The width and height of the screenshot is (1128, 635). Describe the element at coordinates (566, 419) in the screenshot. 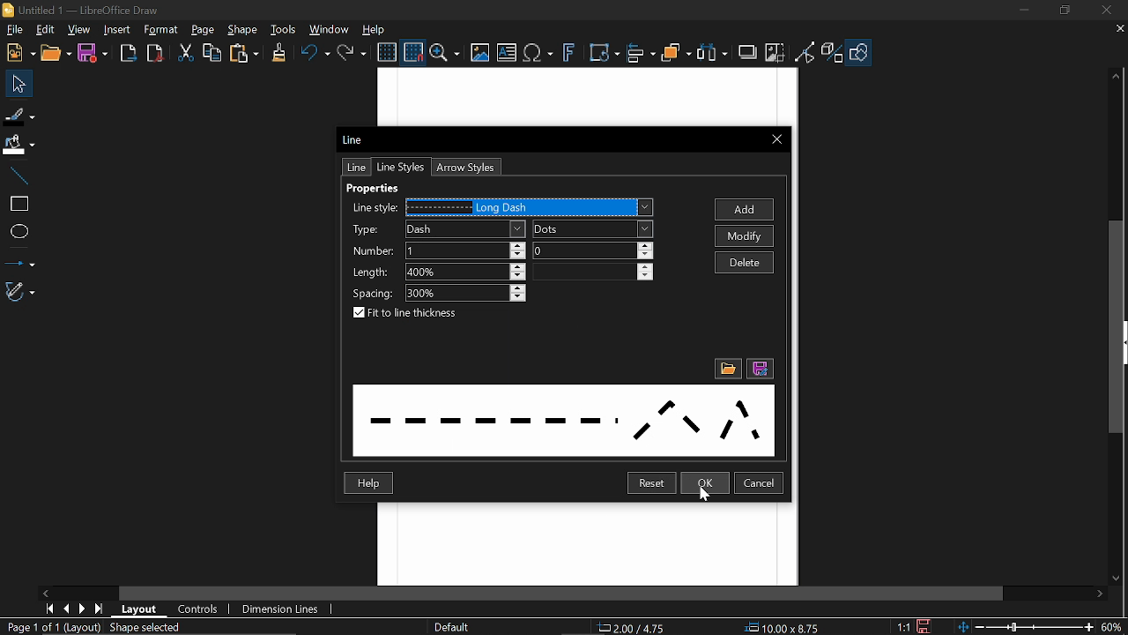

I see `dotted lines` at that location.